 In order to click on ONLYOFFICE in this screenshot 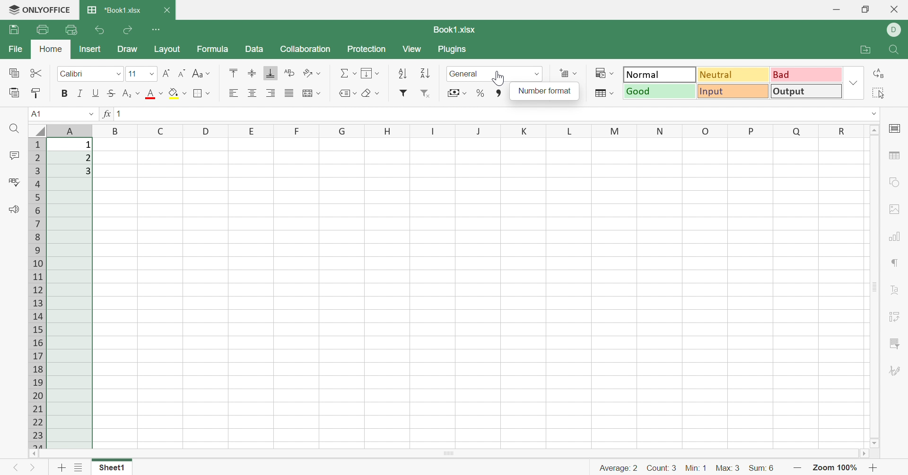, I will do `click(49, 8)`.